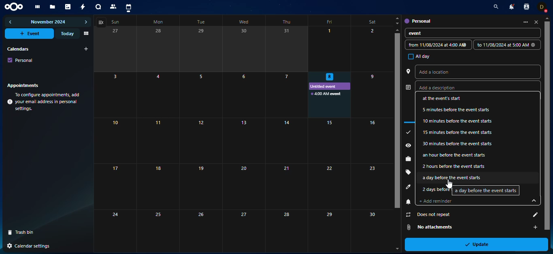 The width and height of the screenshot is (553, 254). I want to click on 28, so click(286, 231).